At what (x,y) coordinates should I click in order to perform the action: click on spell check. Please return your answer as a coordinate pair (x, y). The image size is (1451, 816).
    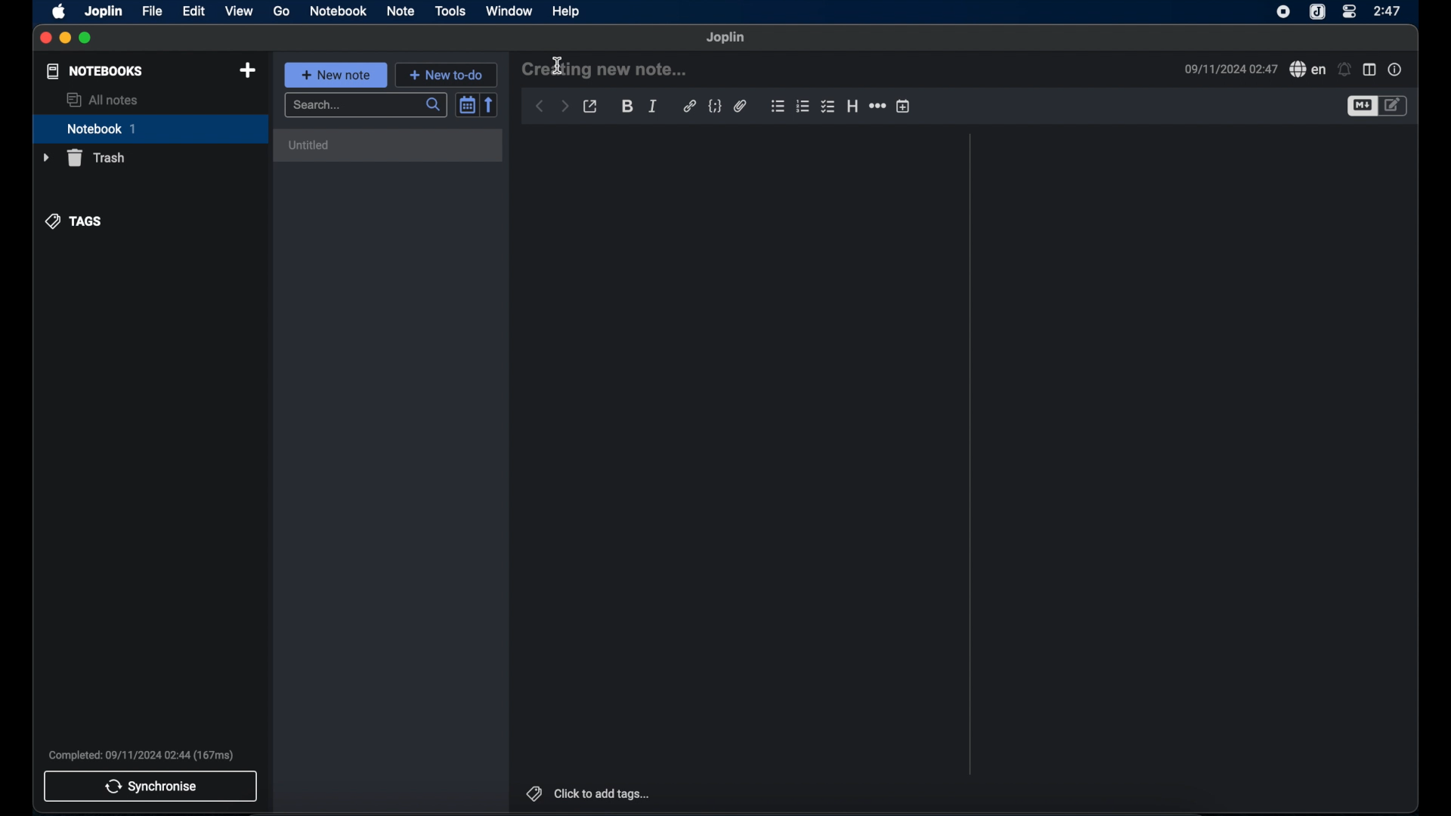
    Looking at the image, I should click on (1307, 69).